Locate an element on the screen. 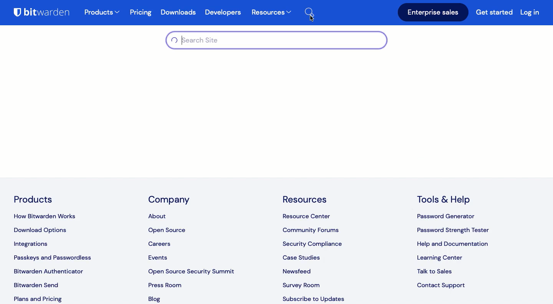 The height and width of the screenshot is (304, 553). about is located at coordinates (157, 214).